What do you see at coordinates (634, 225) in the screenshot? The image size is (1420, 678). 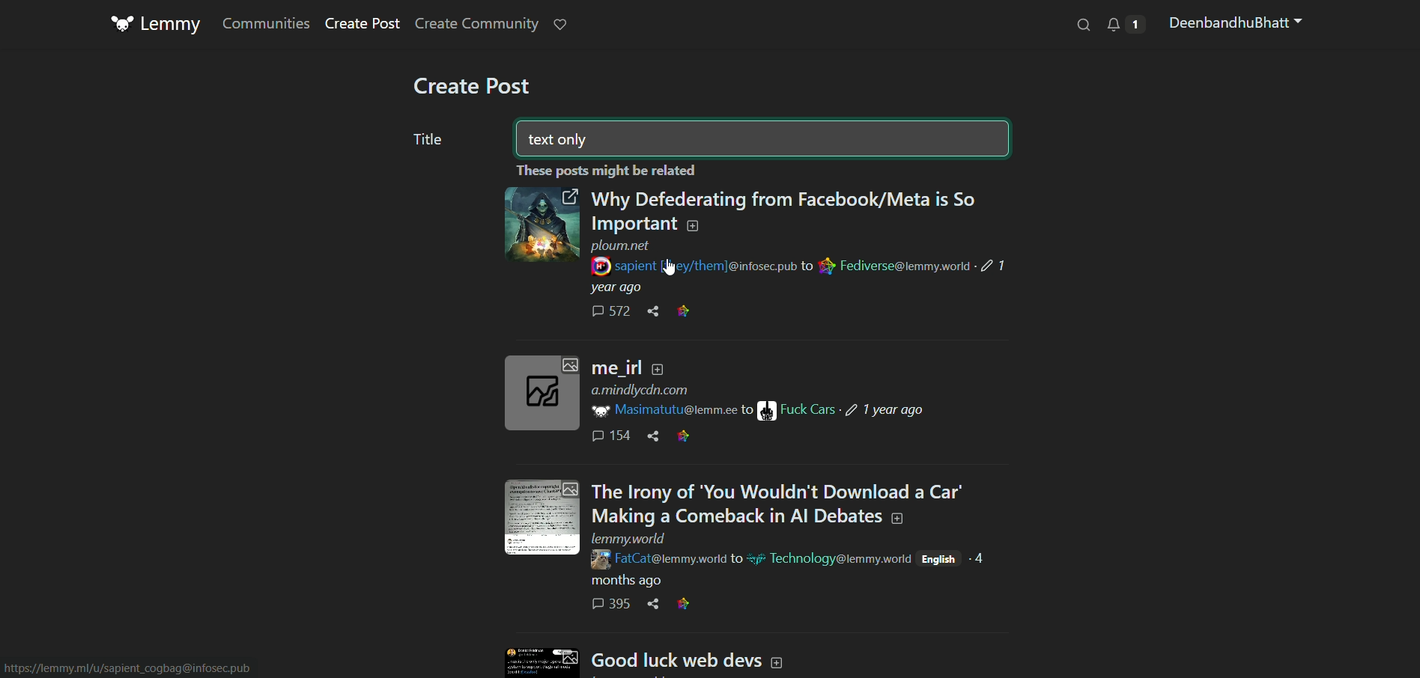 I see `Post text` at bounding box center [634, 225].